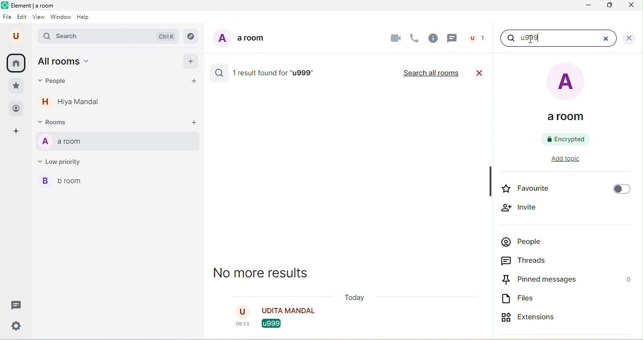 The image size is (643, 340). Describe the element at coordinates (521, 300) in the screenshot. I see `files` at that location.